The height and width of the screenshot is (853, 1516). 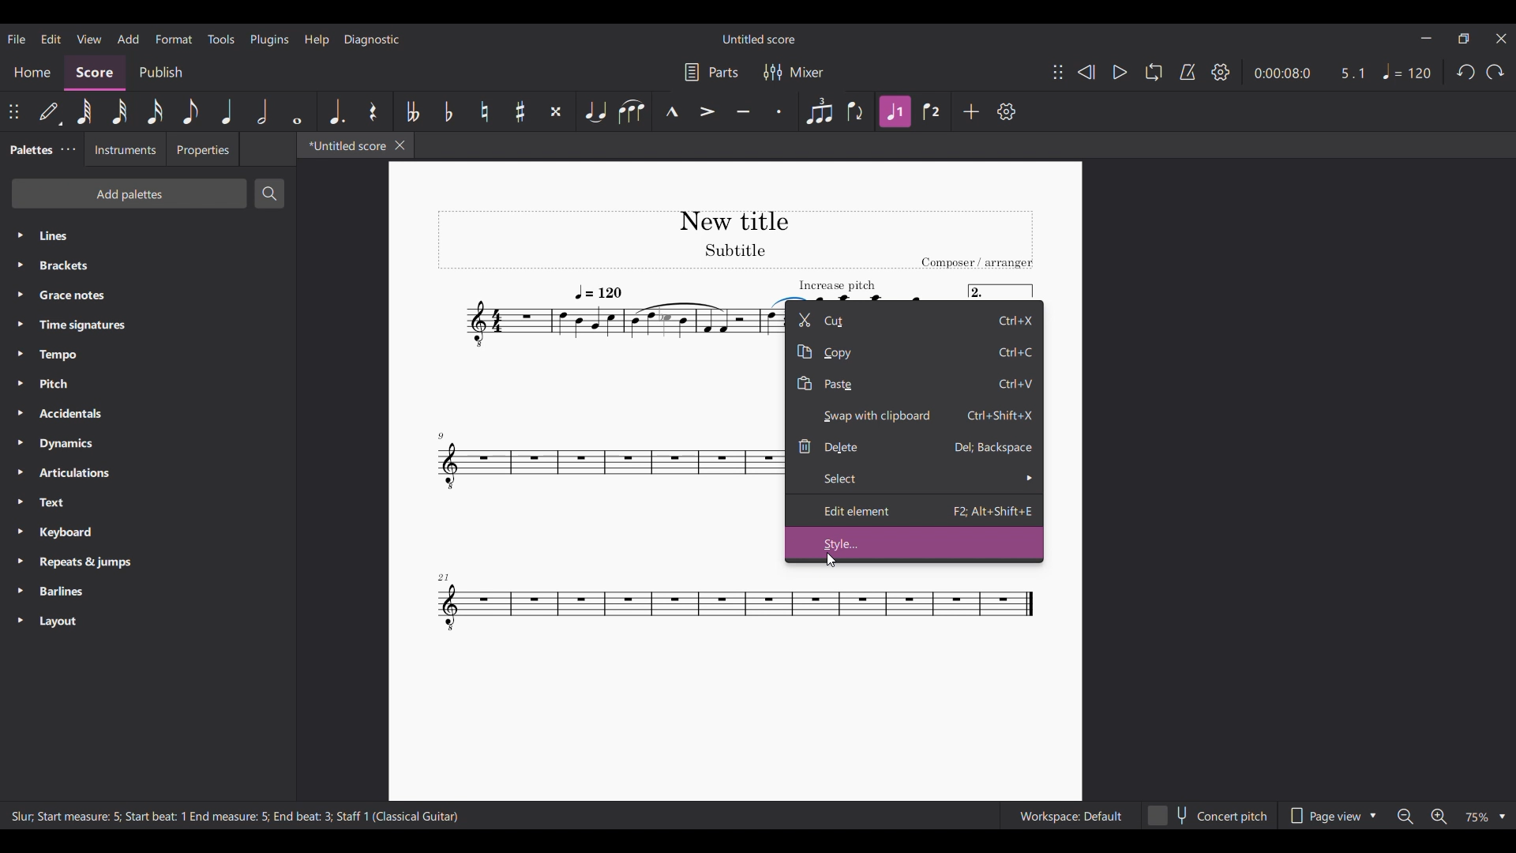 What do you see at coordinates (670, 111) in the screenshot?
I see `Marcato` at bounding box center [670, 111].